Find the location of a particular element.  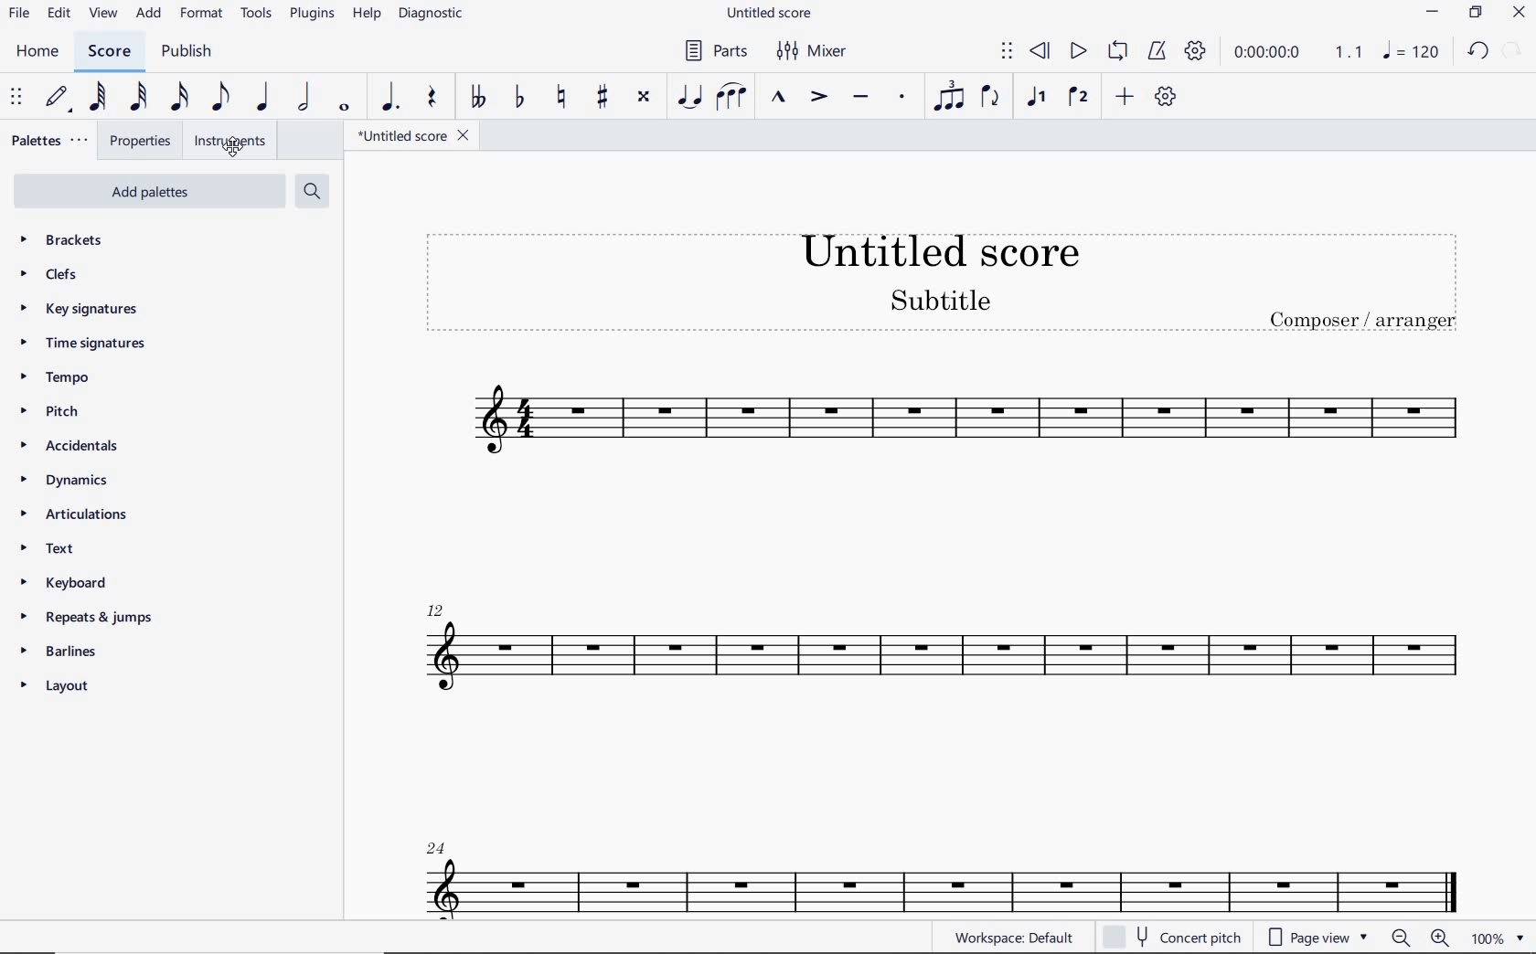

keyboard is located at coordinates (62, 580).